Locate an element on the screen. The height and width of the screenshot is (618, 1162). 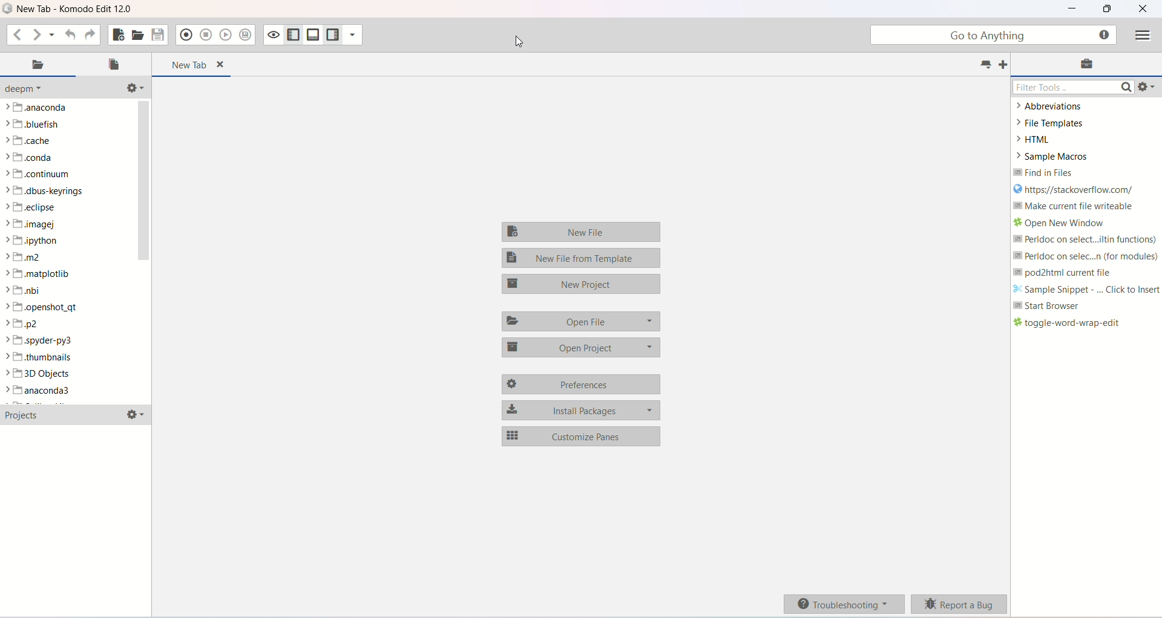
show specific sidebar is located at coordinates (355, 35).